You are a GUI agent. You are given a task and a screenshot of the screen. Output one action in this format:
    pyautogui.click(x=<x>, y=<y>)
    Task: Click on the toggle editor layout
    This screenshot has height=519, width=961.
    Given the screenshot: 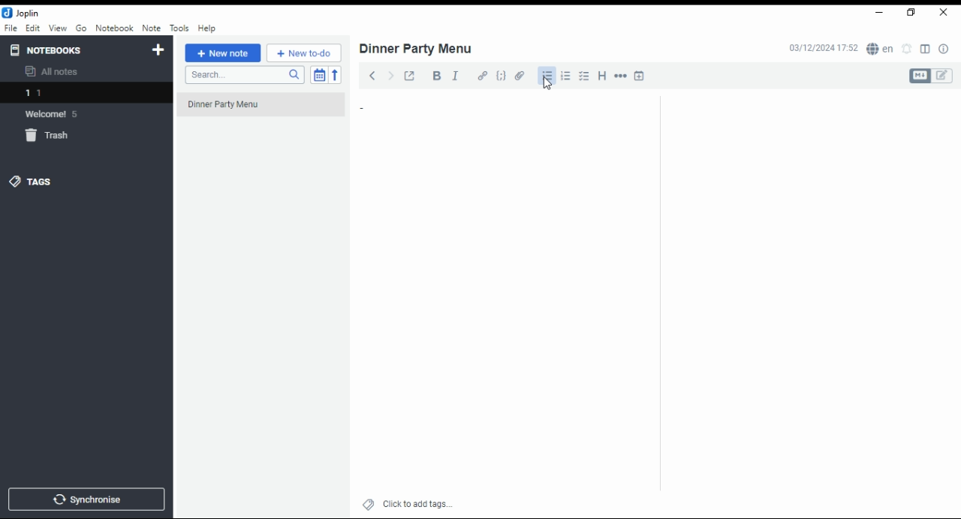 What is the action you would take?
    pyautogui.click(x=925, y=49)
    